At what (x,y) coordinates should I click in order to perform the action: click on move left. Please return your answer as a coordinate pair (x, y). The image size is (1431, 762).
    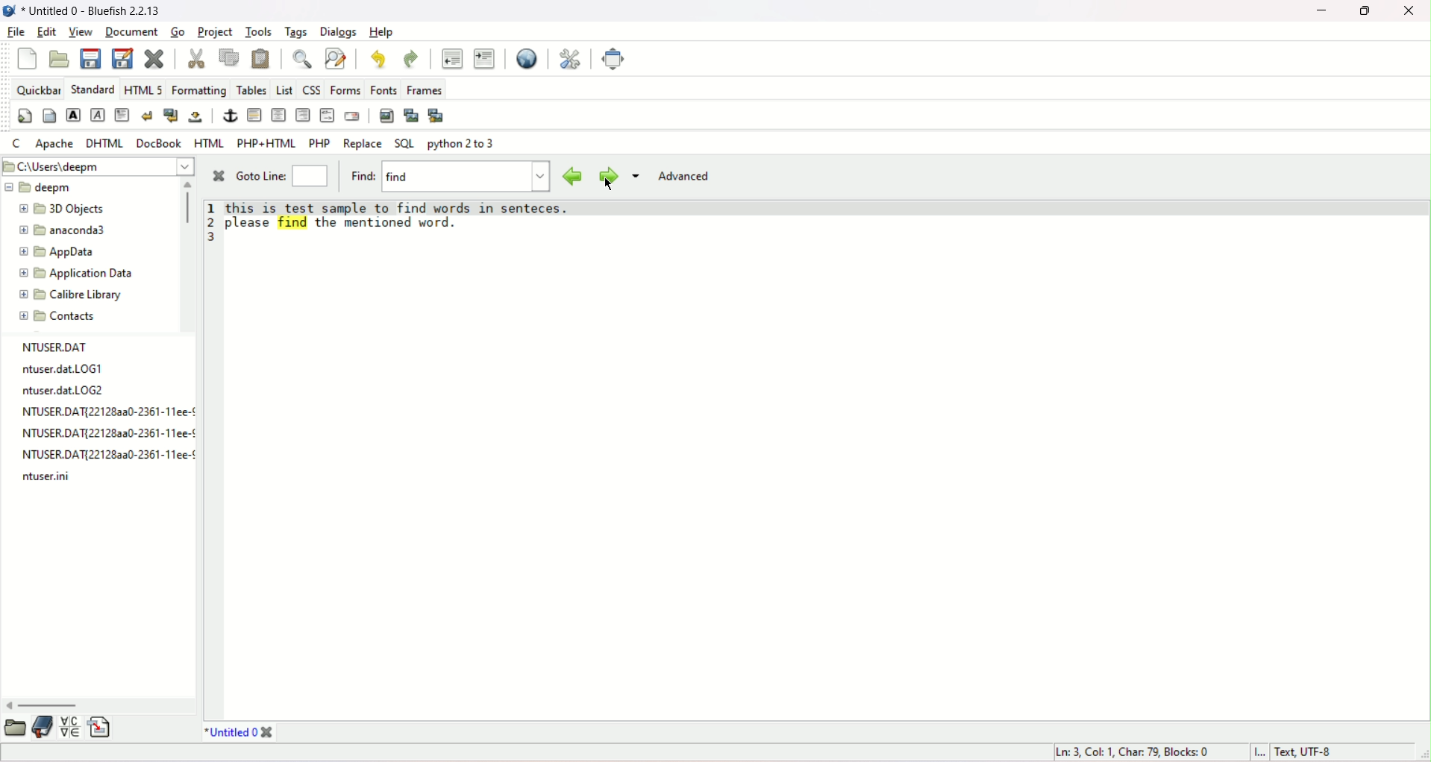
    Looking at the image, I should click on (9, 704).